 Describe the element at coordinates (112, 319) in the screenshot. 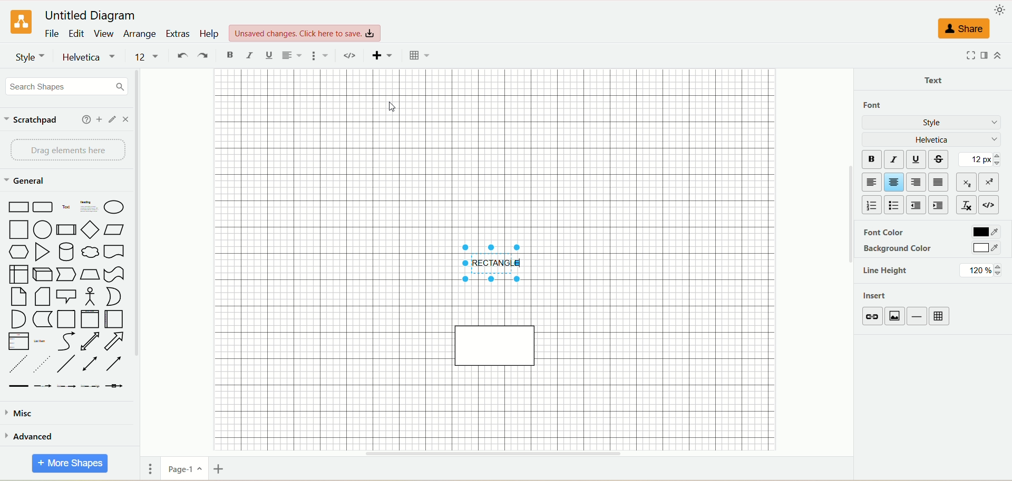

I see `horizontal container` at that location.